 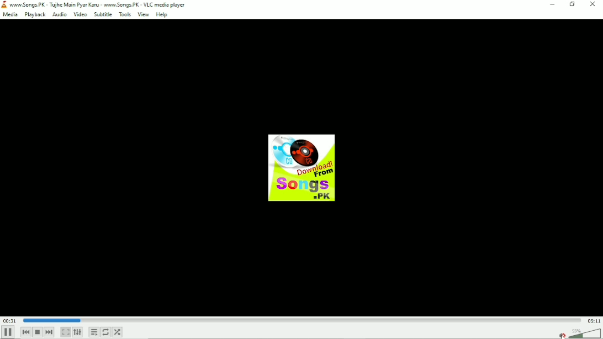 I want to click on Toggle between loop all, loop one and no loop, so click(x=105, y=332).